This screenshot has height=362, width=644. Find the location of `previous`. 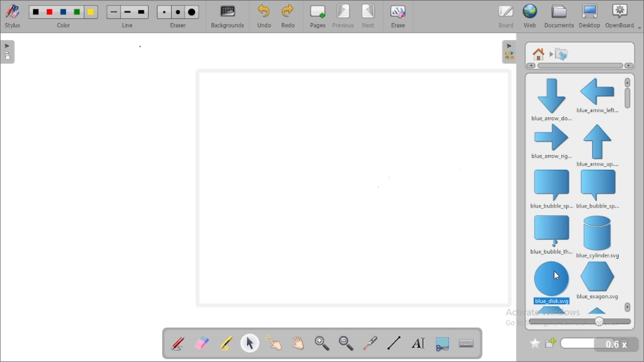

previous is located at coordinates (344, 17).